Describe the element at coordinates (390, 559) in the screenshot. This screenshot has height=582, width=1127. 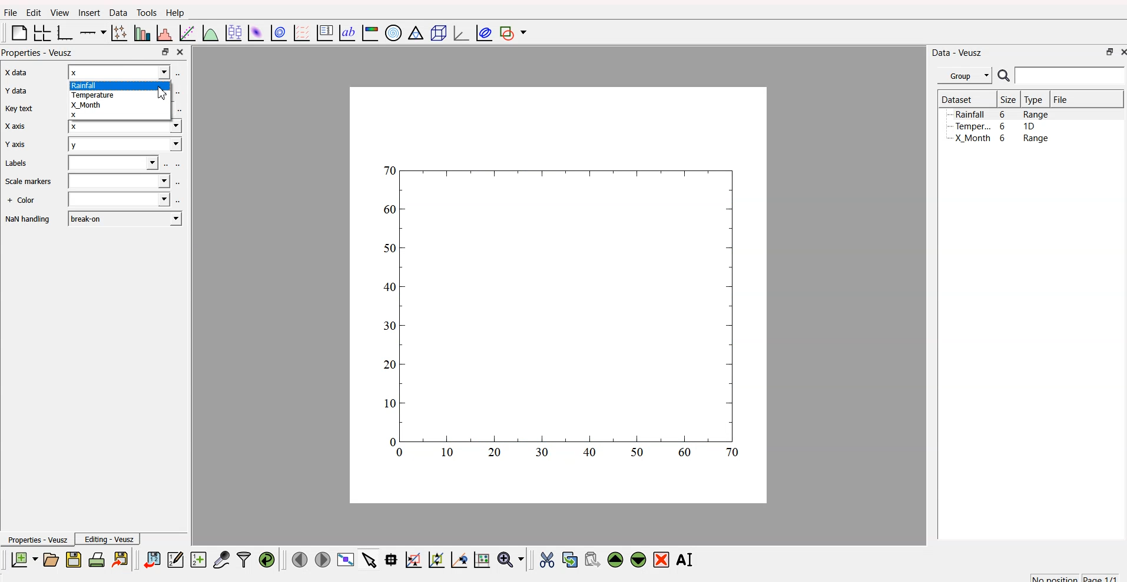
I see `read datapoint on graph` at that location.